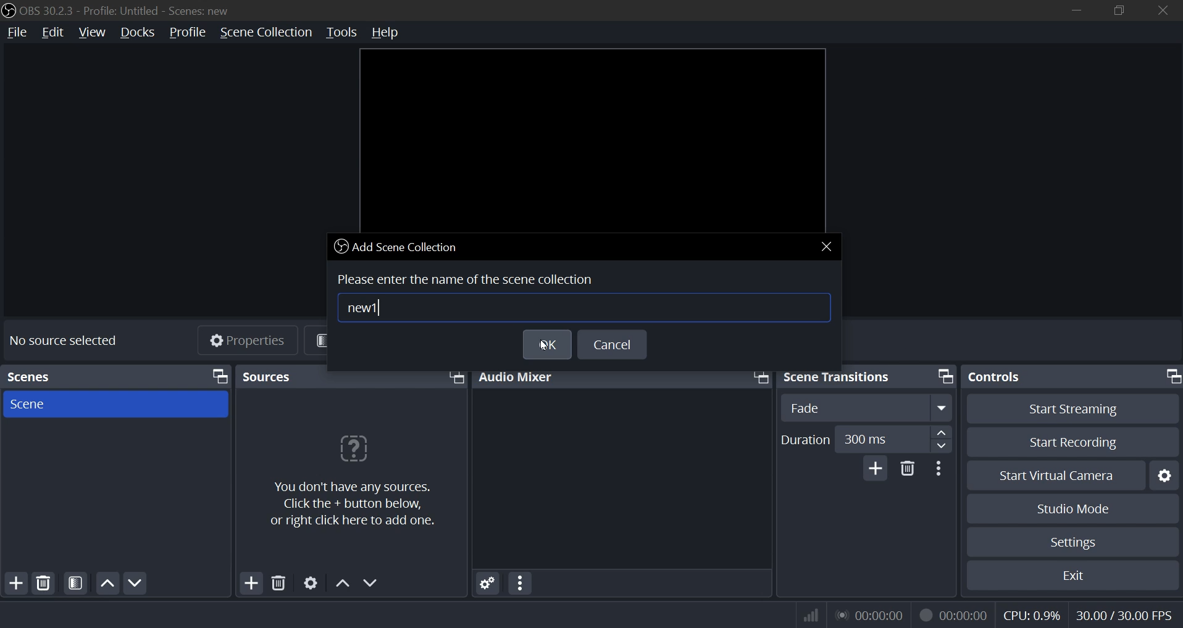 The image size is (1183, 628). What do you see at coordinates (544, 347) in the screenshot?
I see `cursor` at bounding box center [544, 347].